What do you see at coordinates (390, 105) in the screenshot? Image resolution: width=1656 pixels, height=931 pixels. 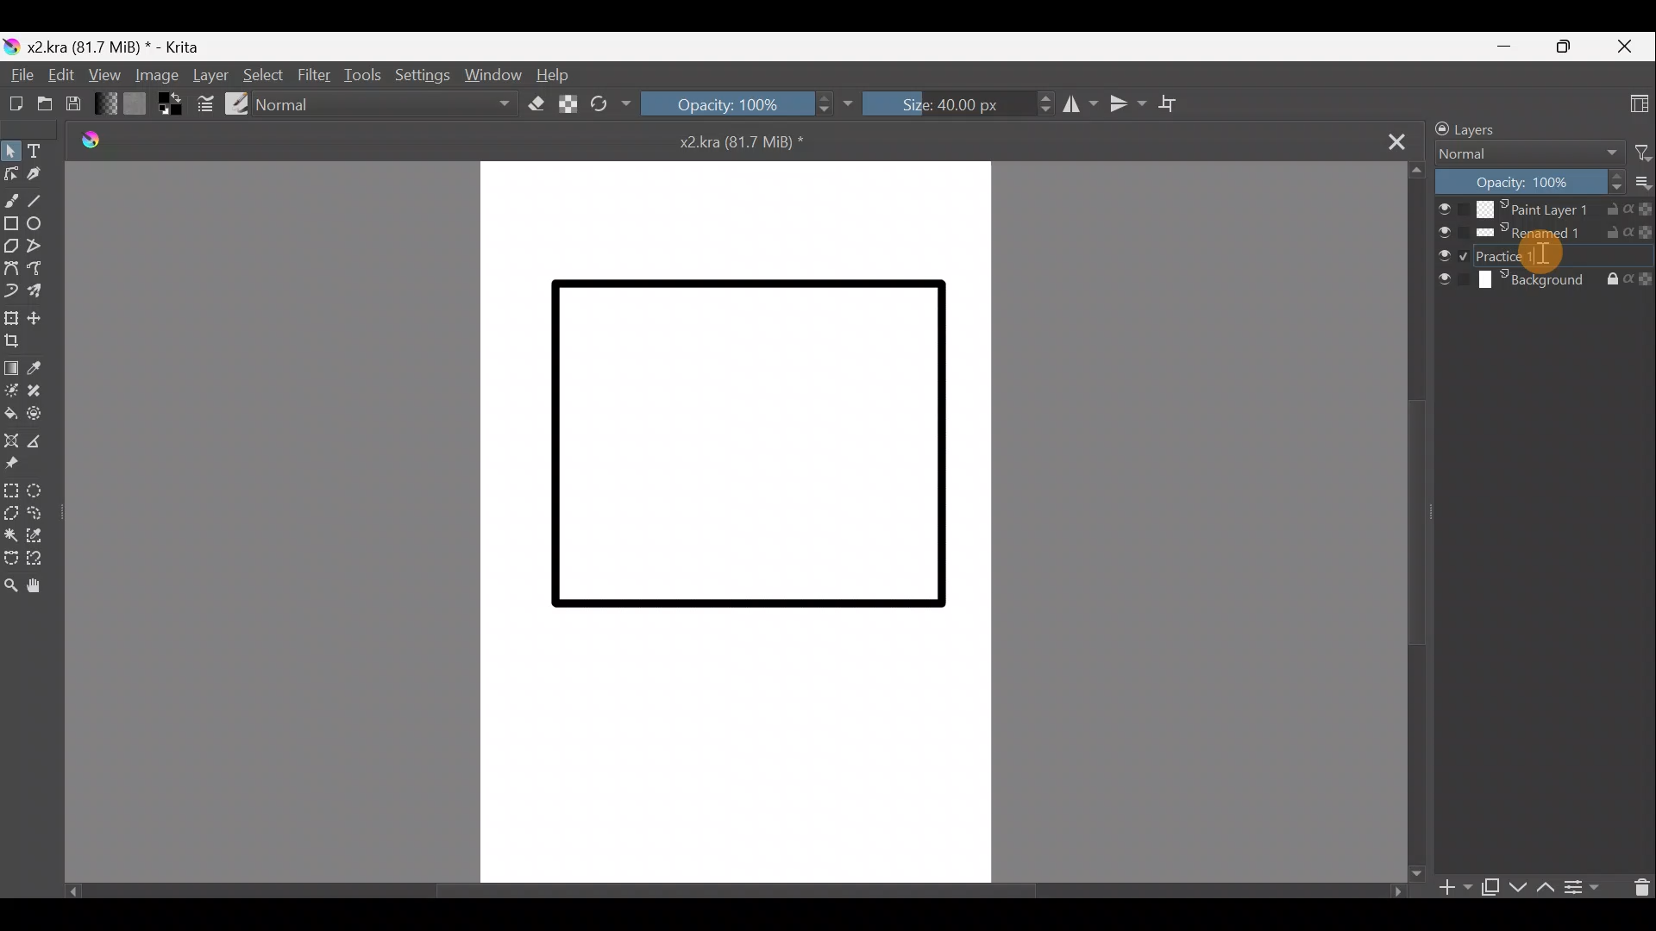 I see `Normal Blending mode` at bounding box center [390, 105].